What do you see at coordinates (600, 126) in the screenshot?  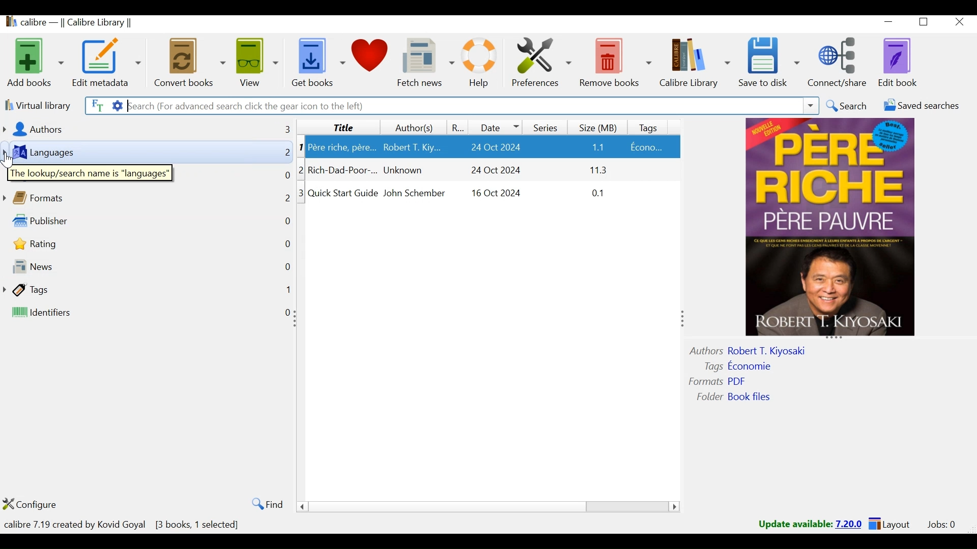 I see `Size (MB)` at bounding box center [600, 126].